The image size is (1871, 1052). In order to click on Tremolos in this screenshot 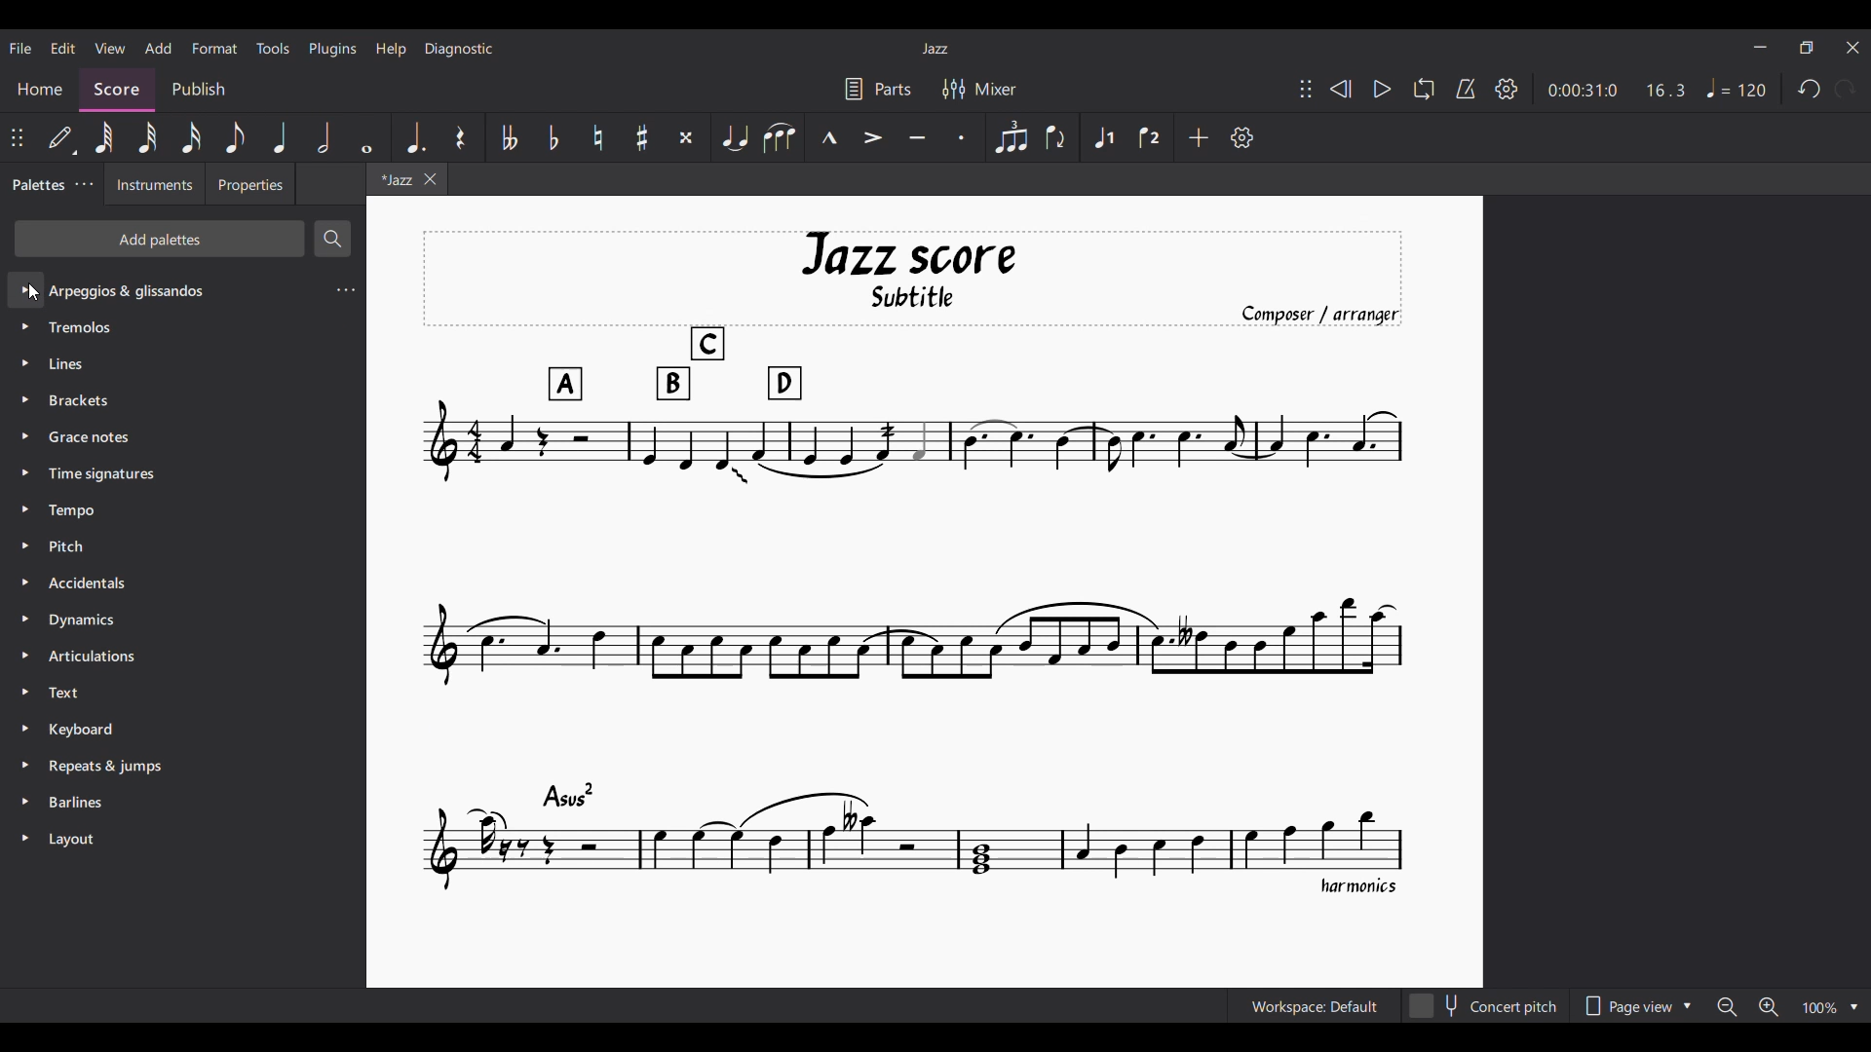, I will do `click(84, 330)`.